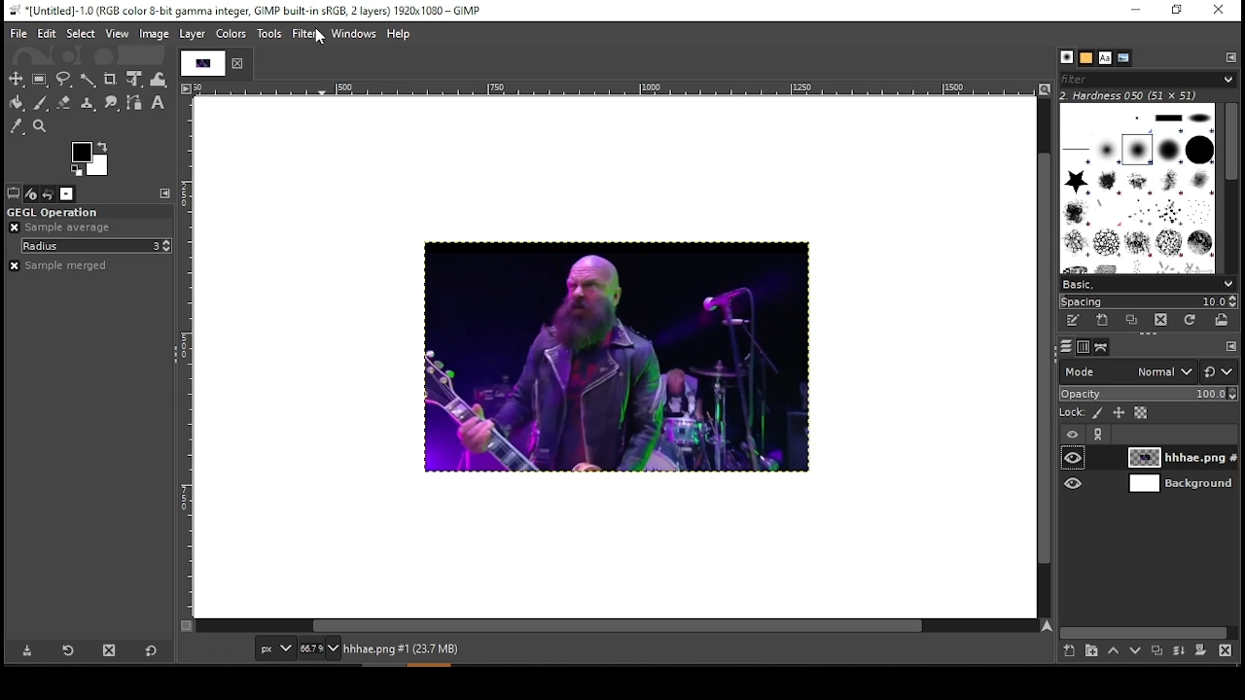 Image resolution: width=1245 pixels, height=700 pixels. What do you see at coordinates (1070, 413) in the screenshot?
I see `lock` at bounding box center [1070, 413].